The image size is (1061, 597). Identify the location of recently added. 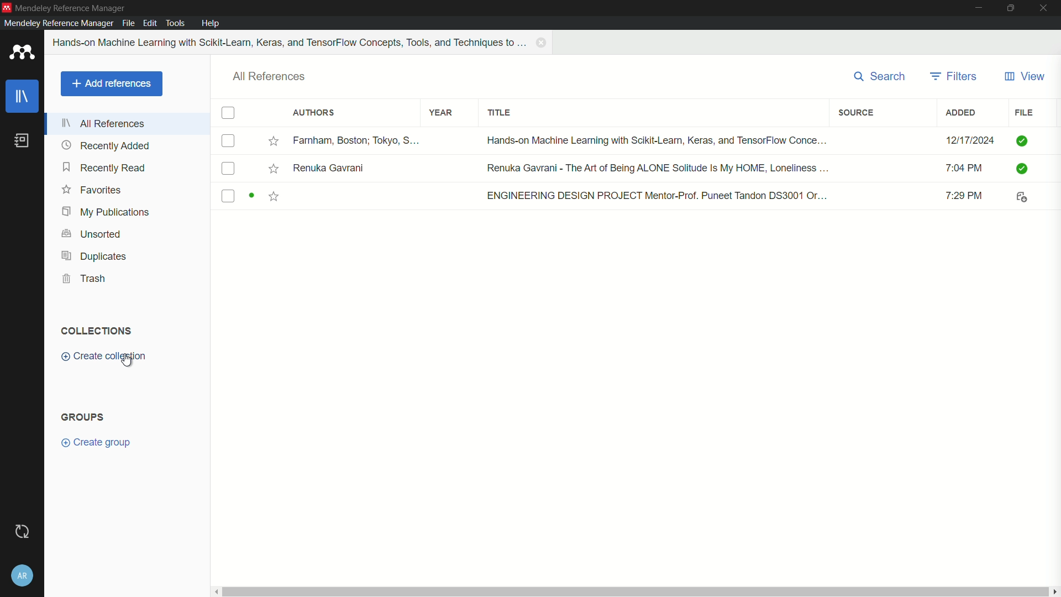
(106, 145).